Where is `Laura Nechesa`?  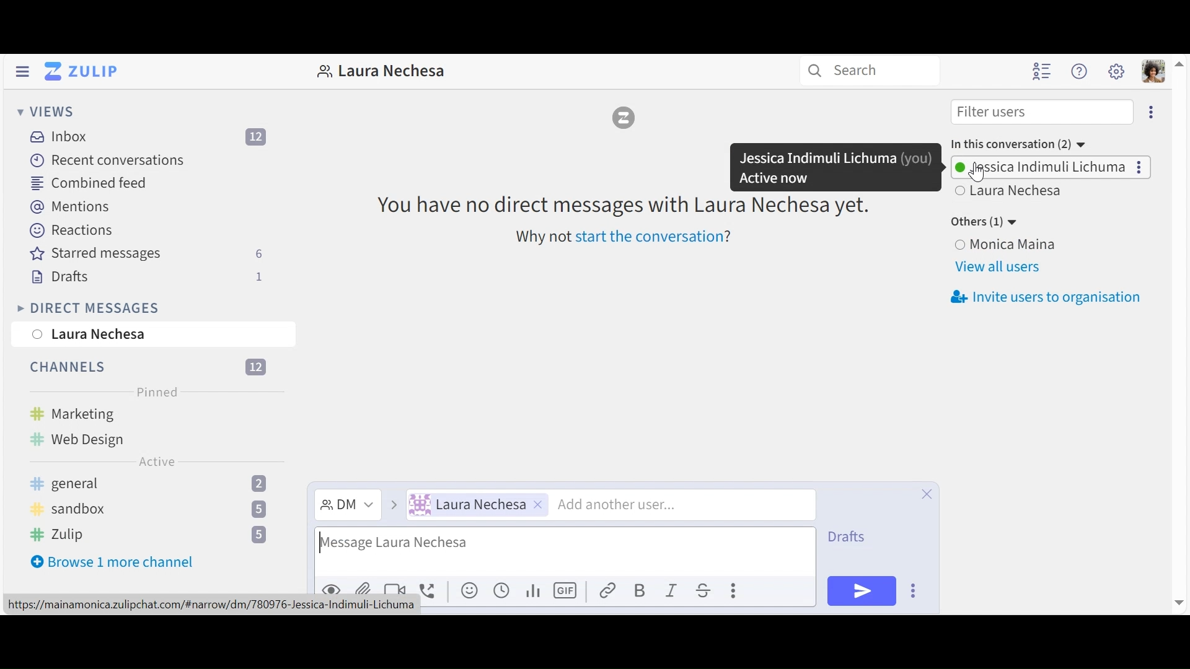
Laura Nechesa is located at coordinates (91, 336).